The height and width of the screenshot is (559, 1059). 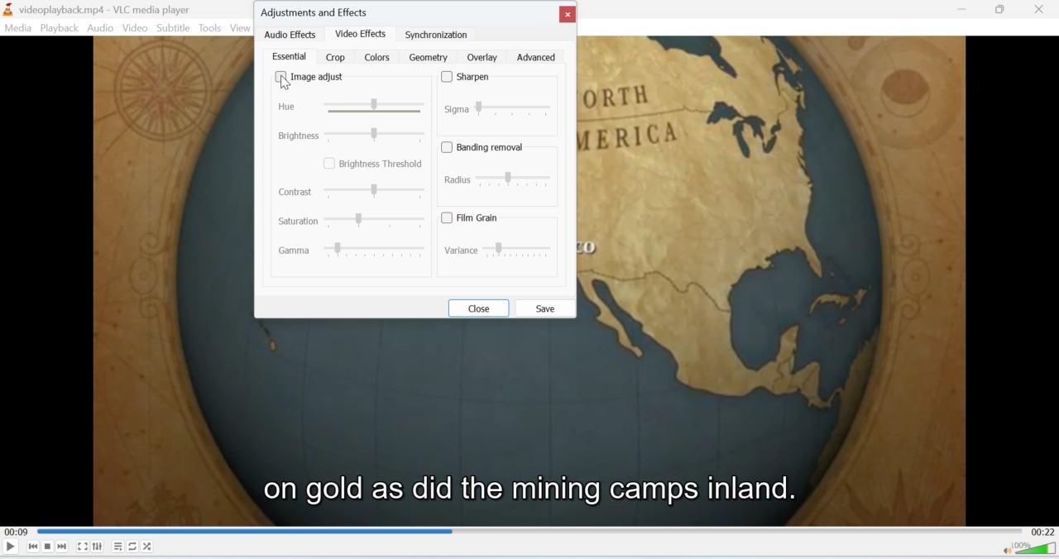 I want to click on cursor on image adjust, so click(x=284, y=83).